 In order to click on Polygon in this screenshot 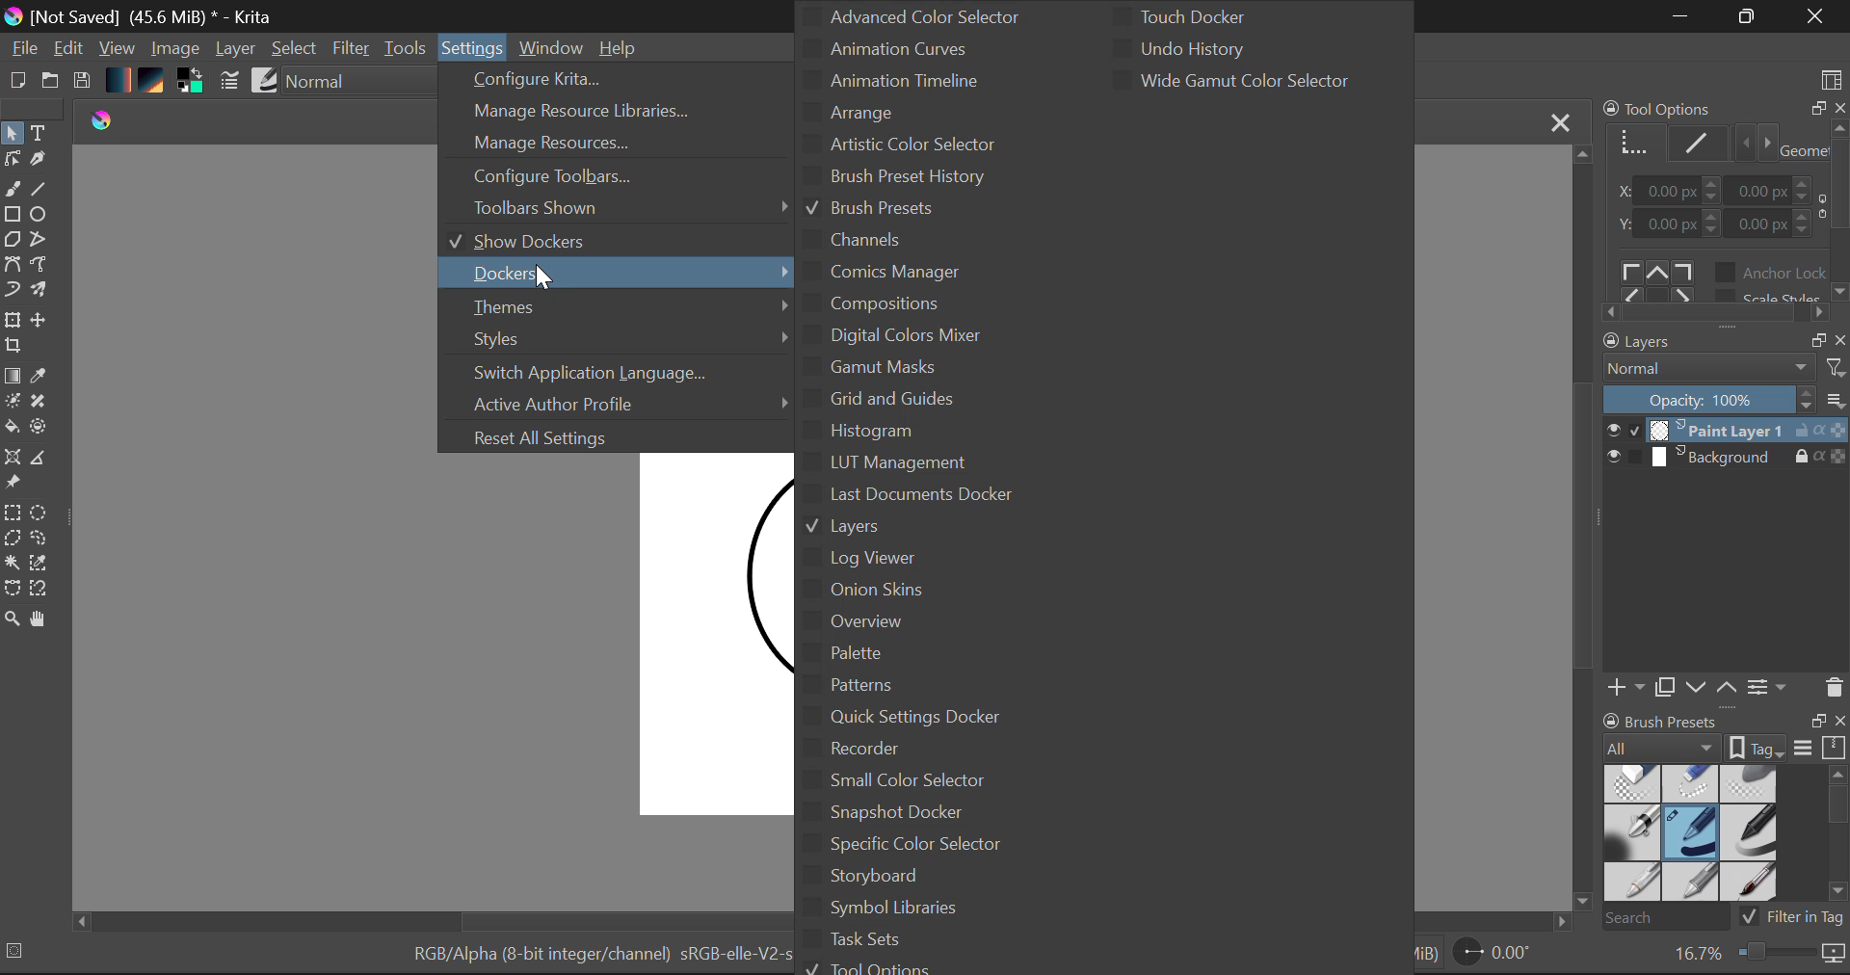, I will do `click(12, 241)`.